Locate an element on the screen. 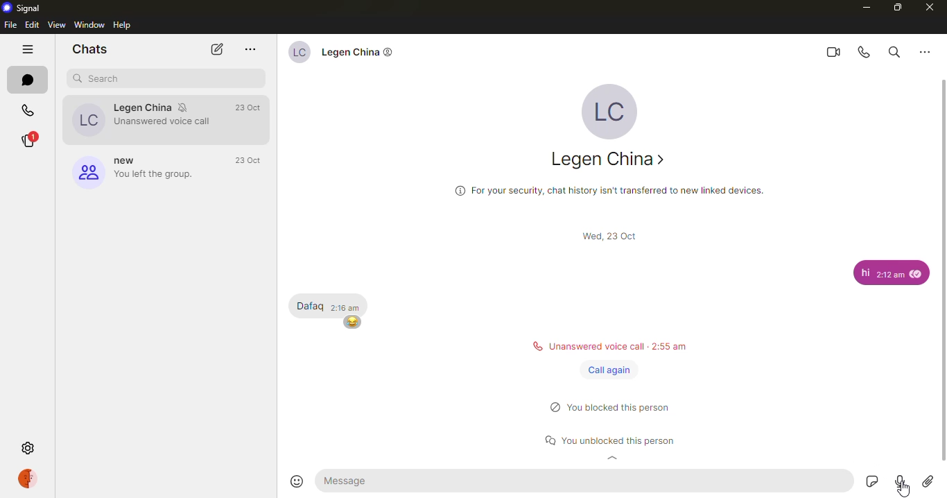 This screenshot has height=498, width=947. video call is located at coordinates (835, 51).